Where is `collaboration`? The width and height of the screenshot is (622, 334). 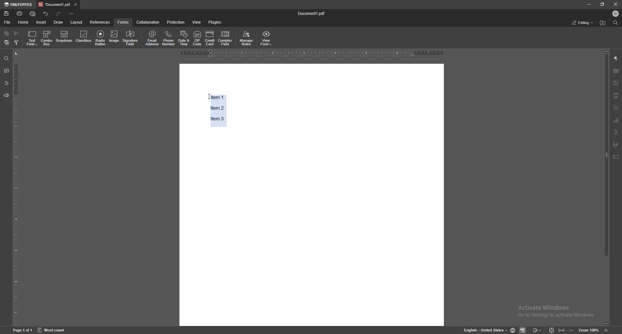
collaboration is located at coordinates (147, 22).